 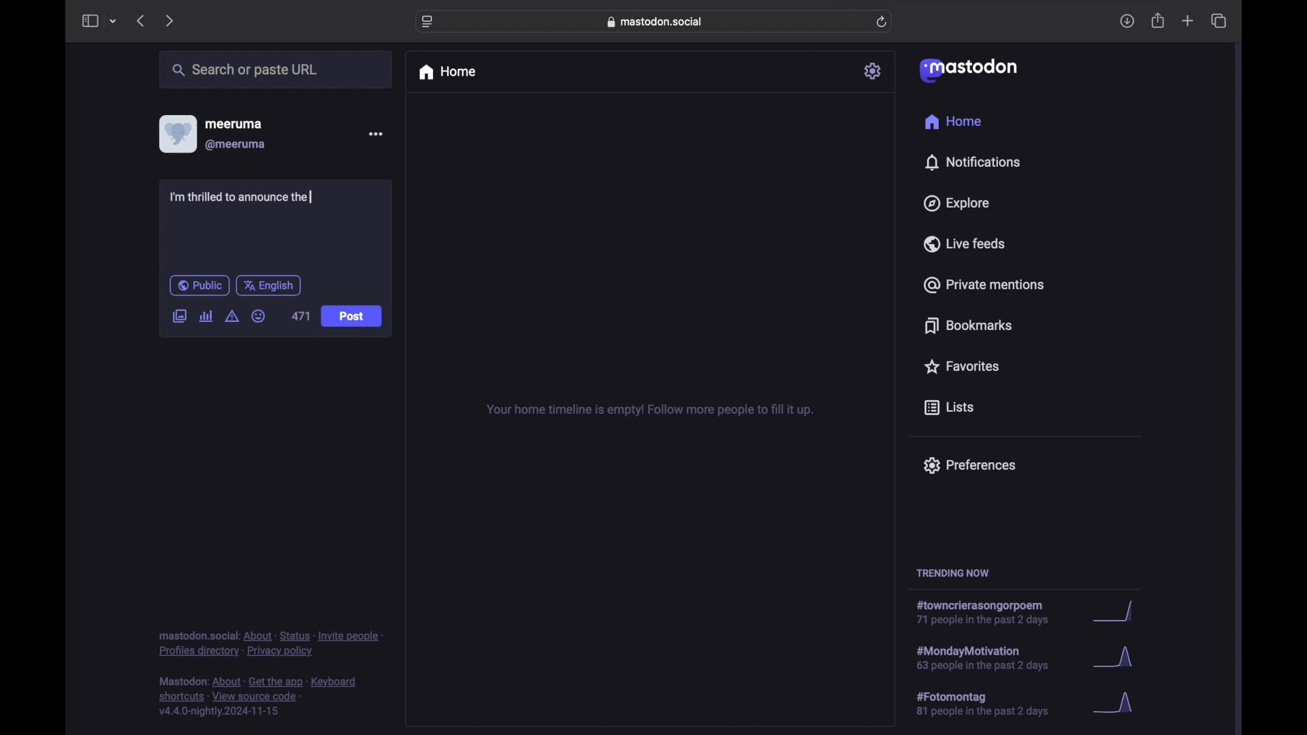 I want to click on website settings, so click(x=427, y=22).